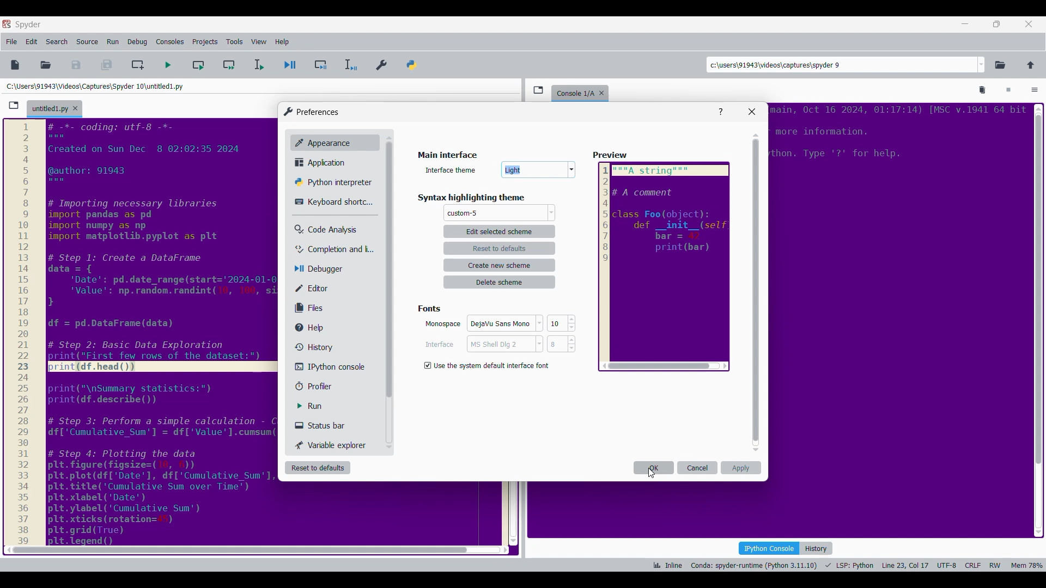 This screenshot has width=1046, height=588. I want to click on Run, so click(318, 406).